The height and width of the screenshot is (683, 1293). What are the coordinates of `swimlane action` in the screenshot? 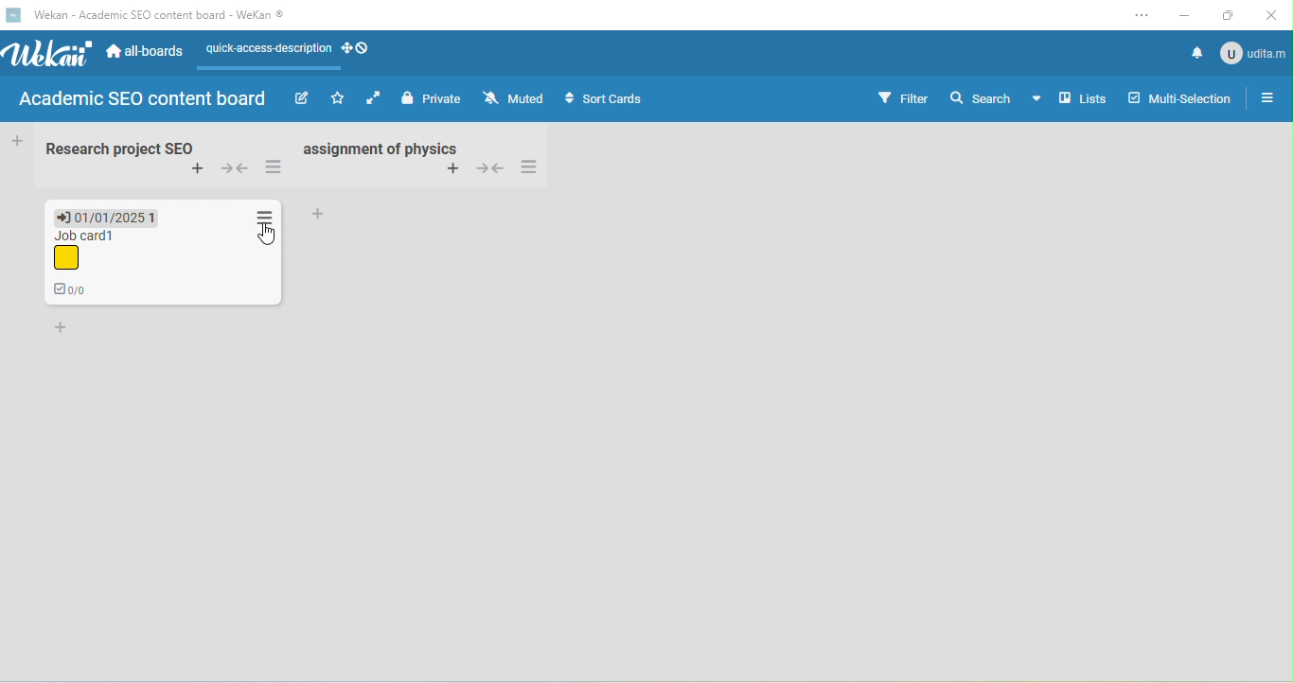 It's located at (275, 168).